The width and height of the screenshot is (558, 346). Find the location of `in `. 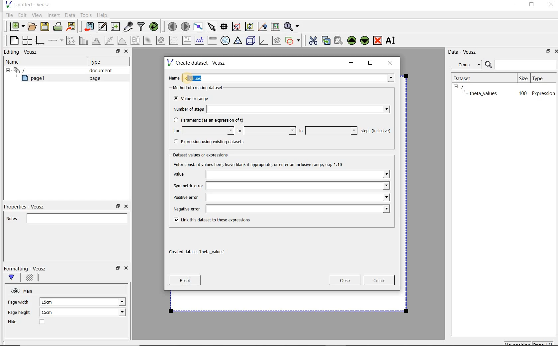

in  is located at coordinates (327, 131).